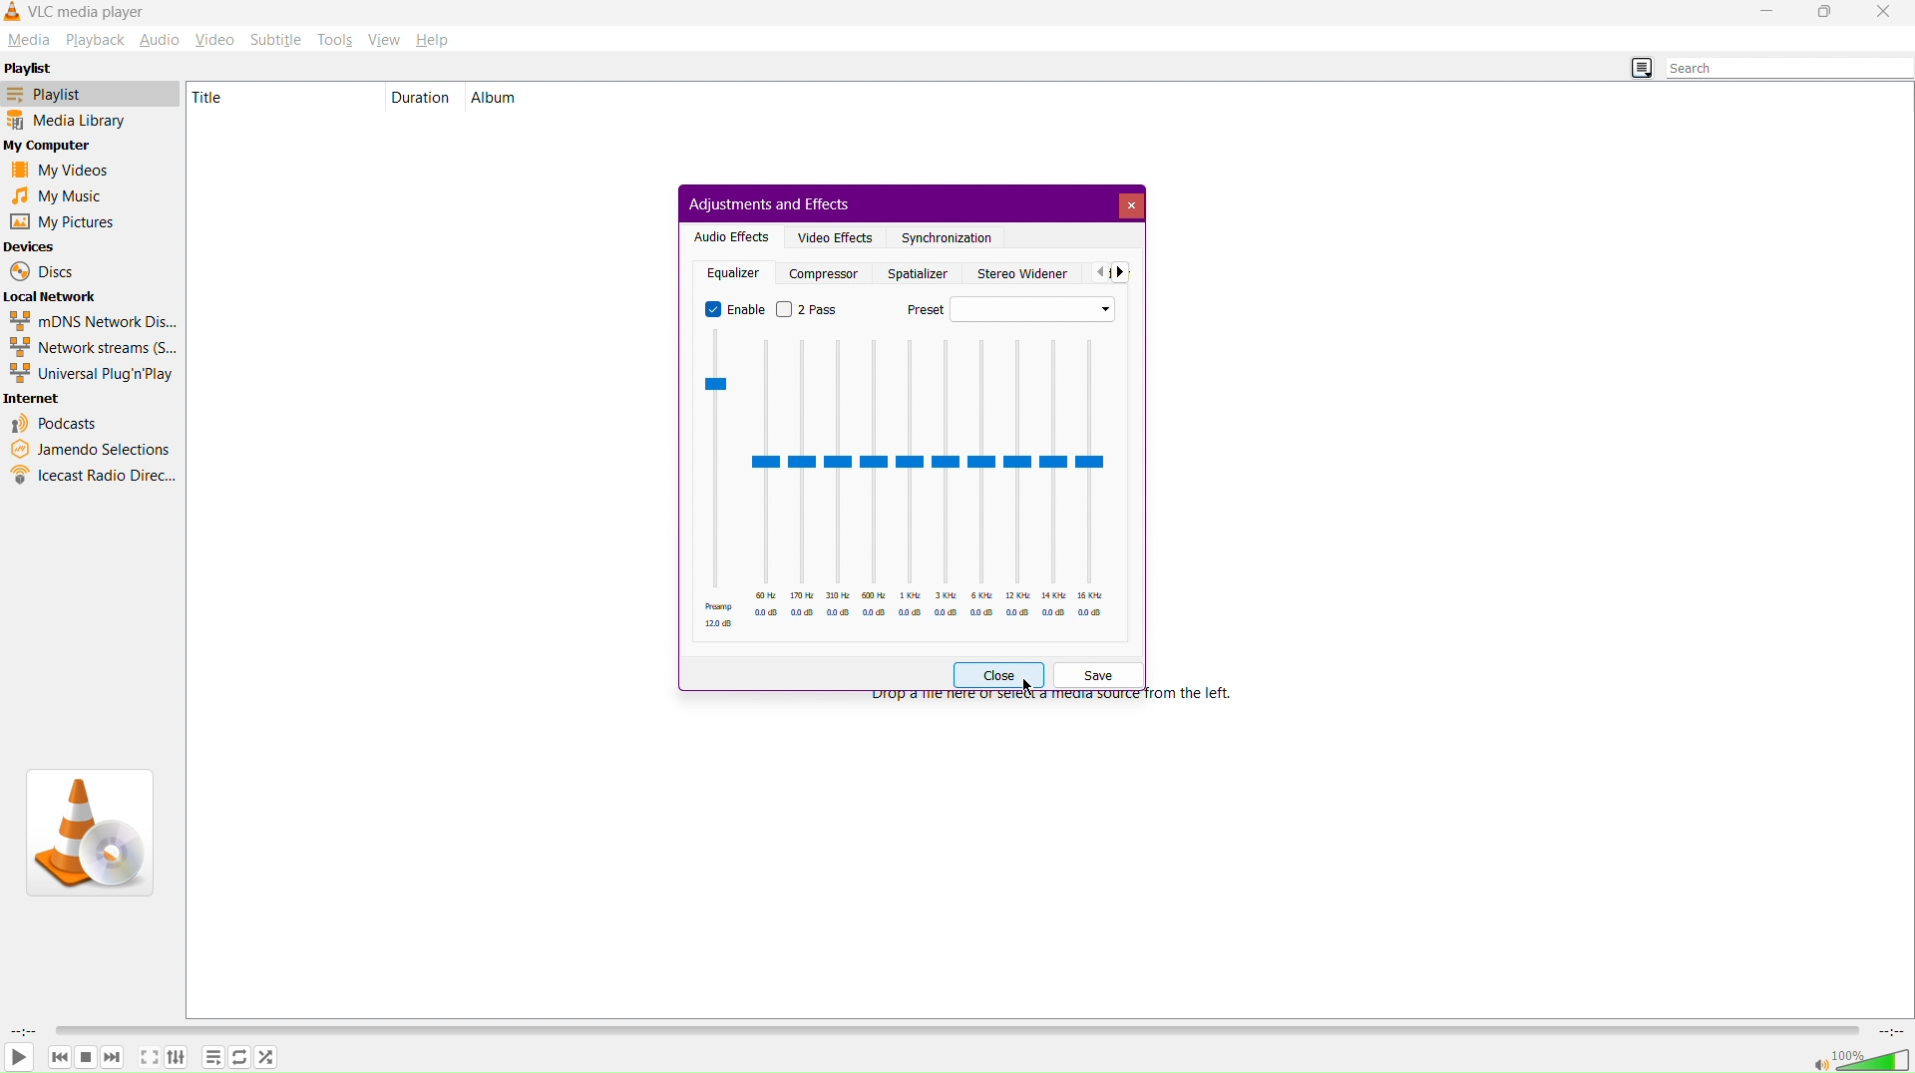  I want to click on Front, so click(1126, 272).